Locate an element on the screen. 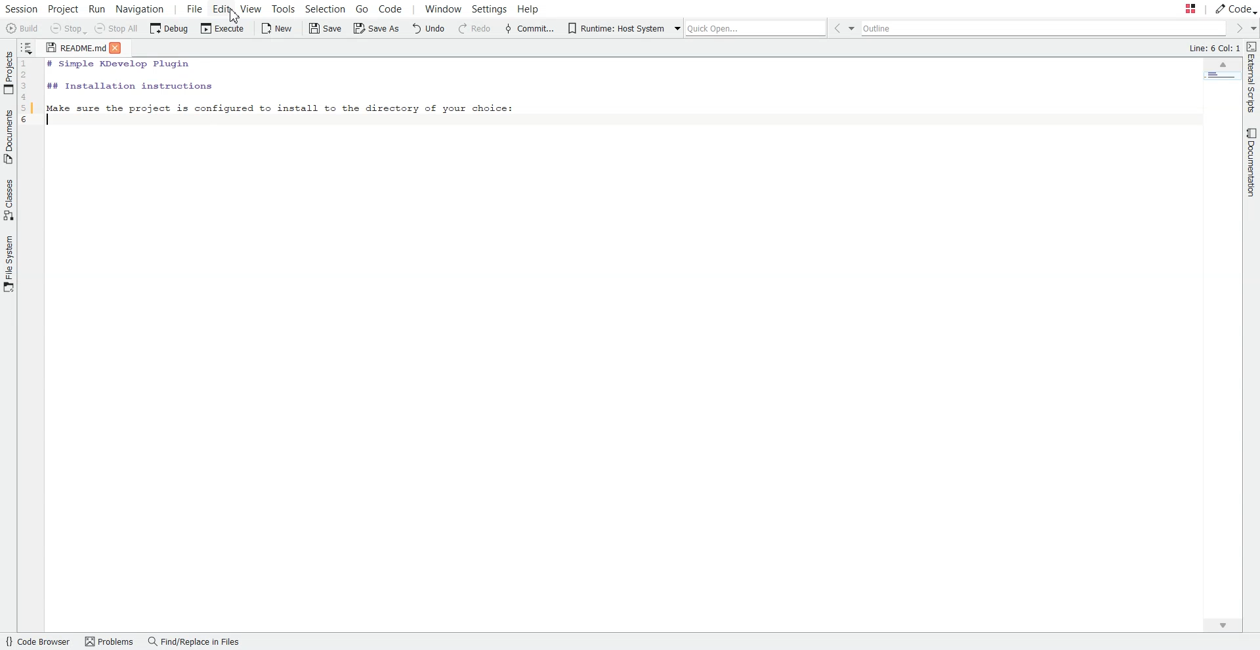  Classes is located at coordinates (8, 200).